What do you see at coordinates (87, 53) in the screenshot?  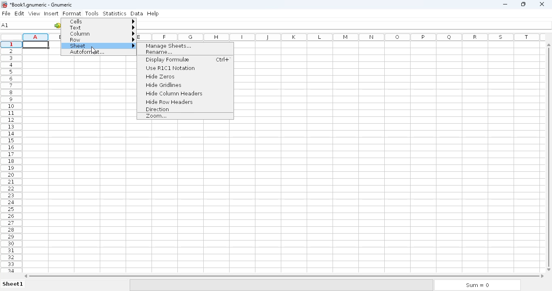 I see `autoformat` at bounding box center [87, 53].